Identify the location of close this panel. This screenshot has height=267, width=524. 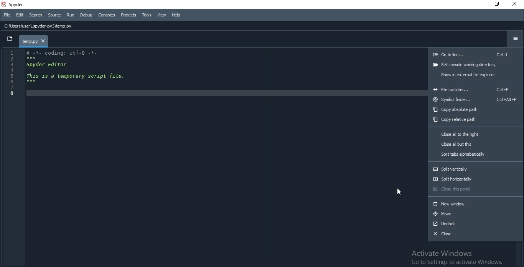
(475, 190).